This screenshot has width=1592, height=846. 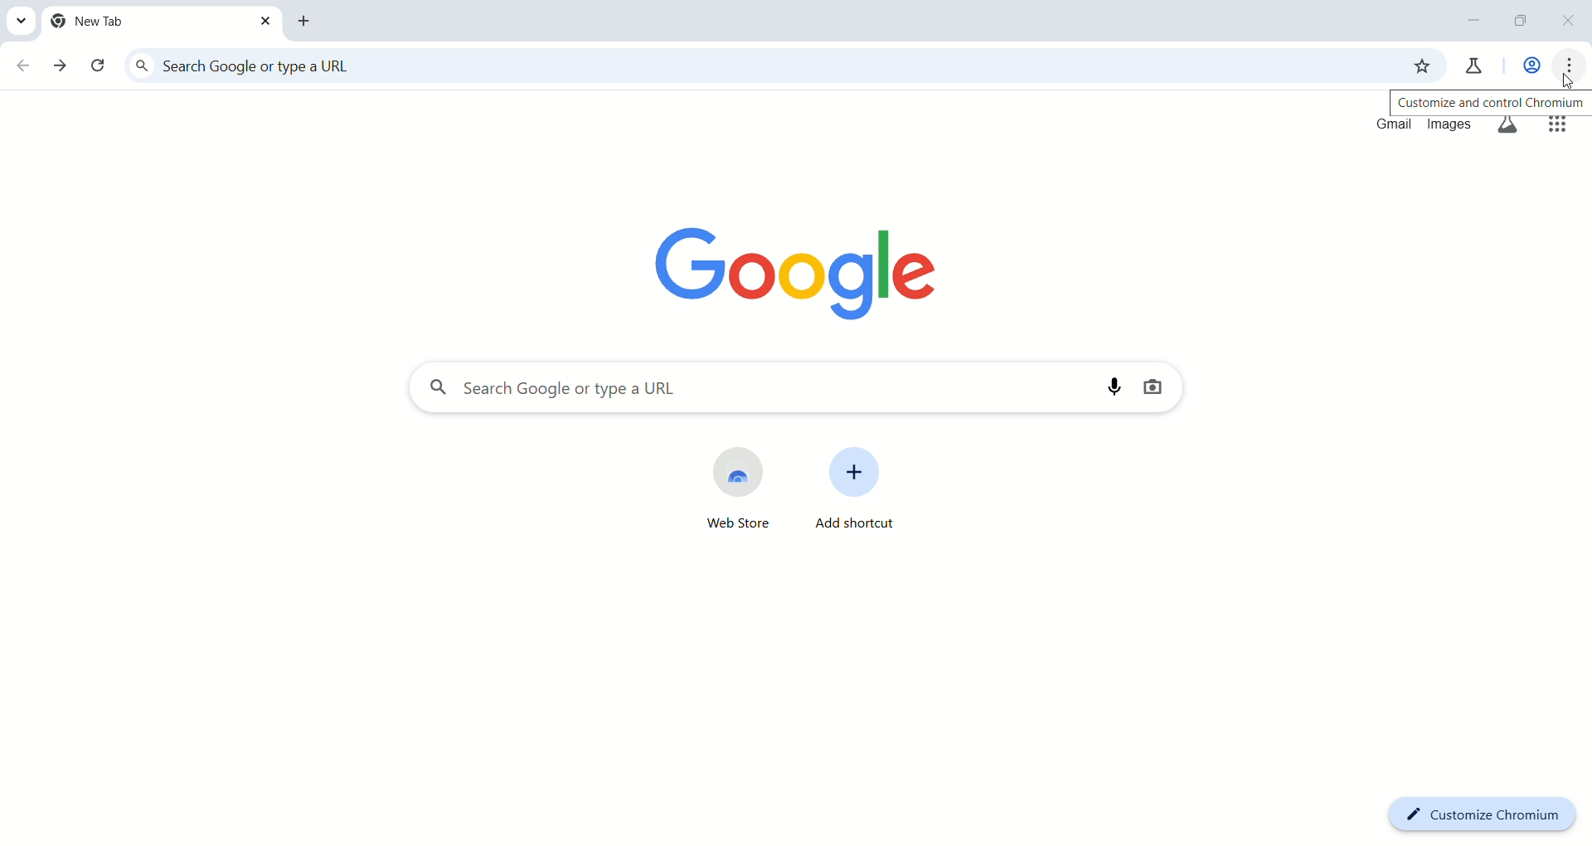 I want to click on gmail, so click(x=1392, y=126).